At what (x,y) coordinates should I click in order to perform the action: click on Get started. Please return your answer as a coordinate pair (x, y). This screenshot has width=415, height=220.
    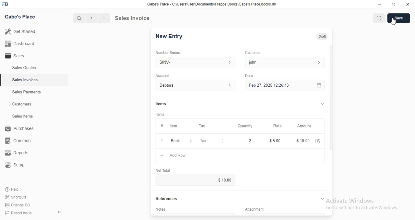
    Looking at the image, I should click on (21, 31).